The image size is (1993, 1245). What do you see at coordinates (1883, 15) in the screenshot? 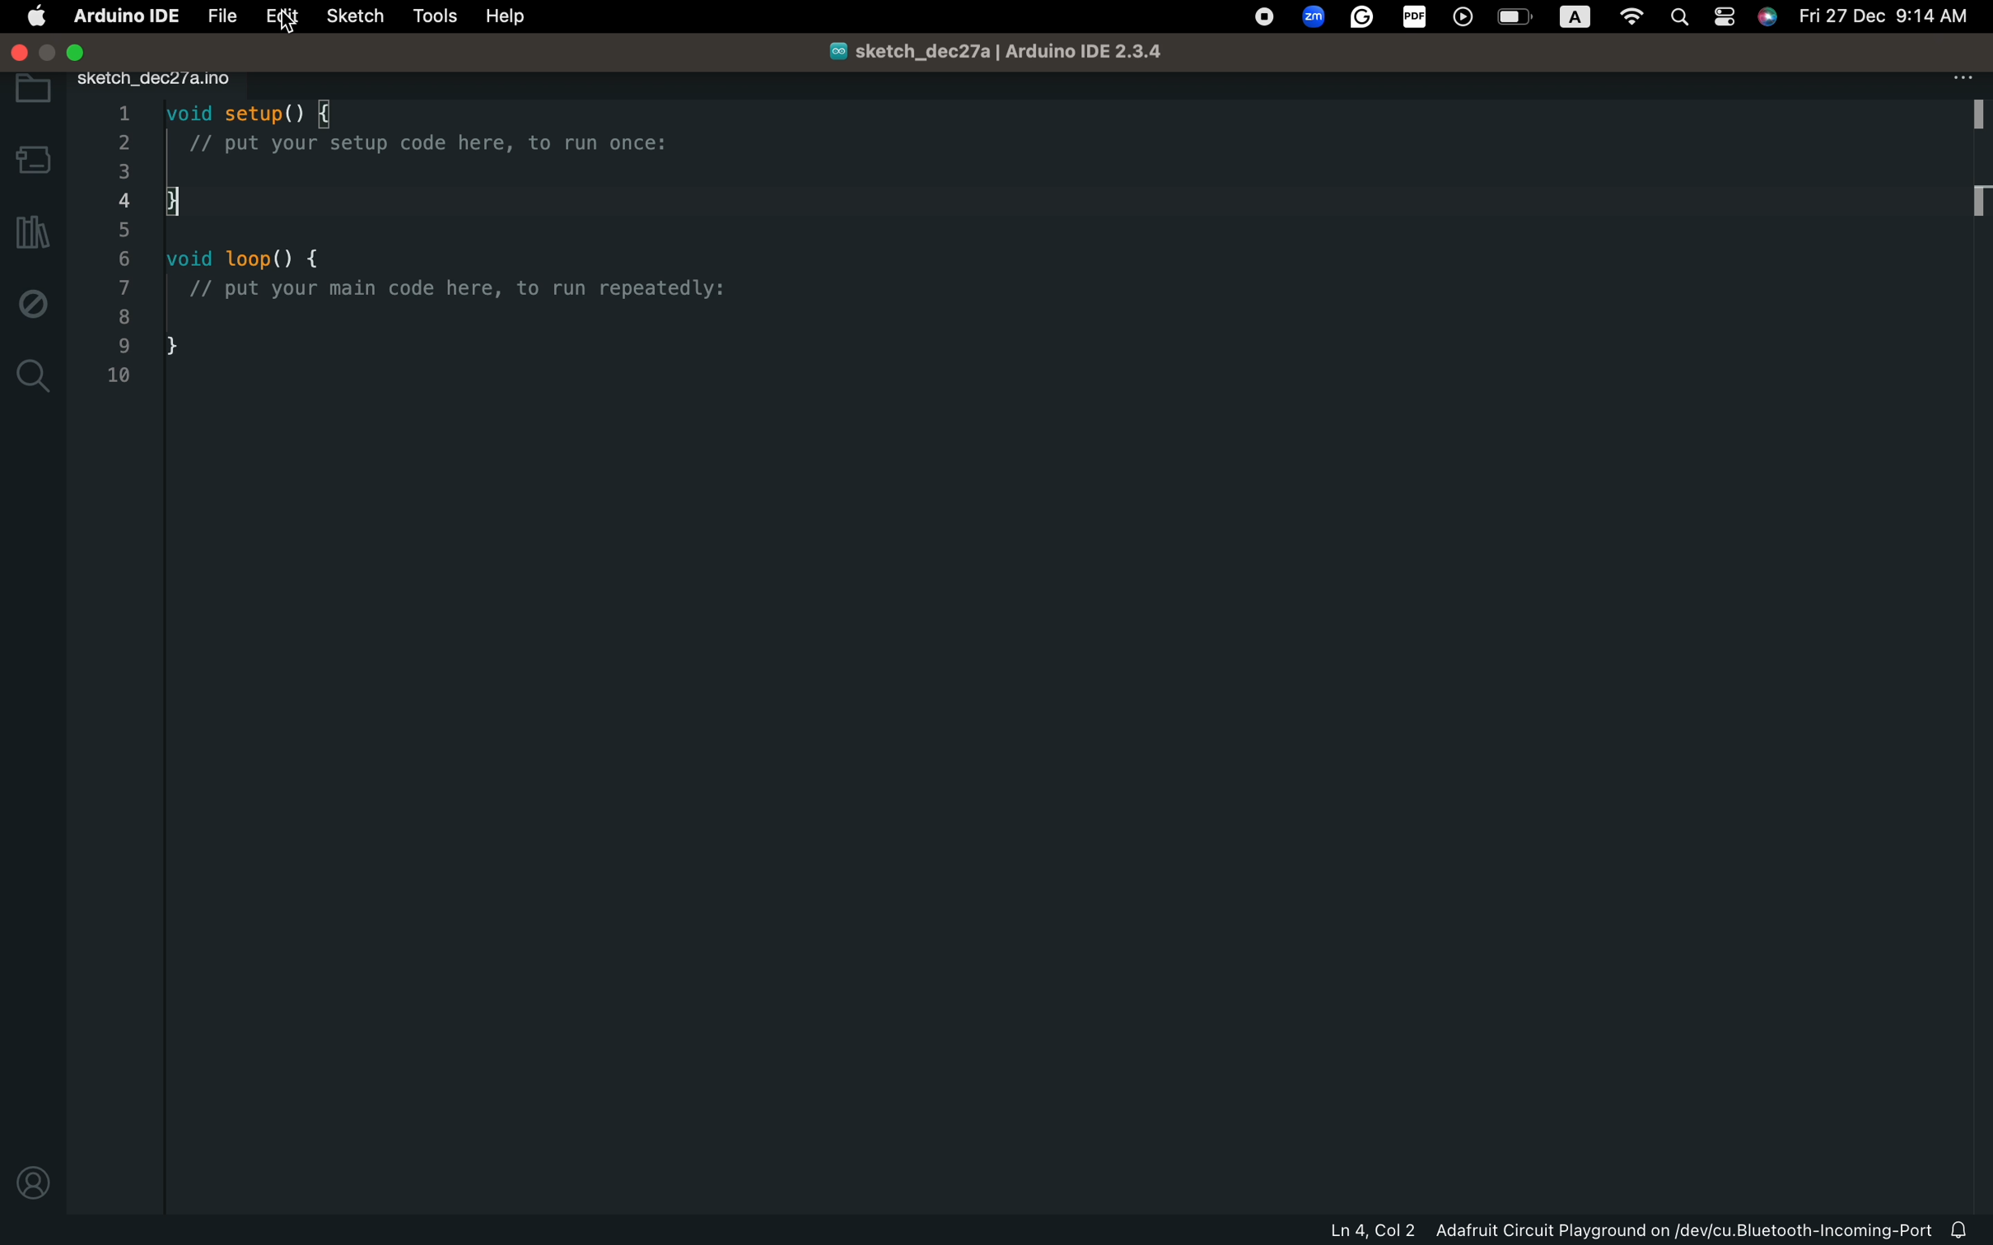
I see `Fri 27 Dec 9:14 AM` at bounding box center [1883, 15].